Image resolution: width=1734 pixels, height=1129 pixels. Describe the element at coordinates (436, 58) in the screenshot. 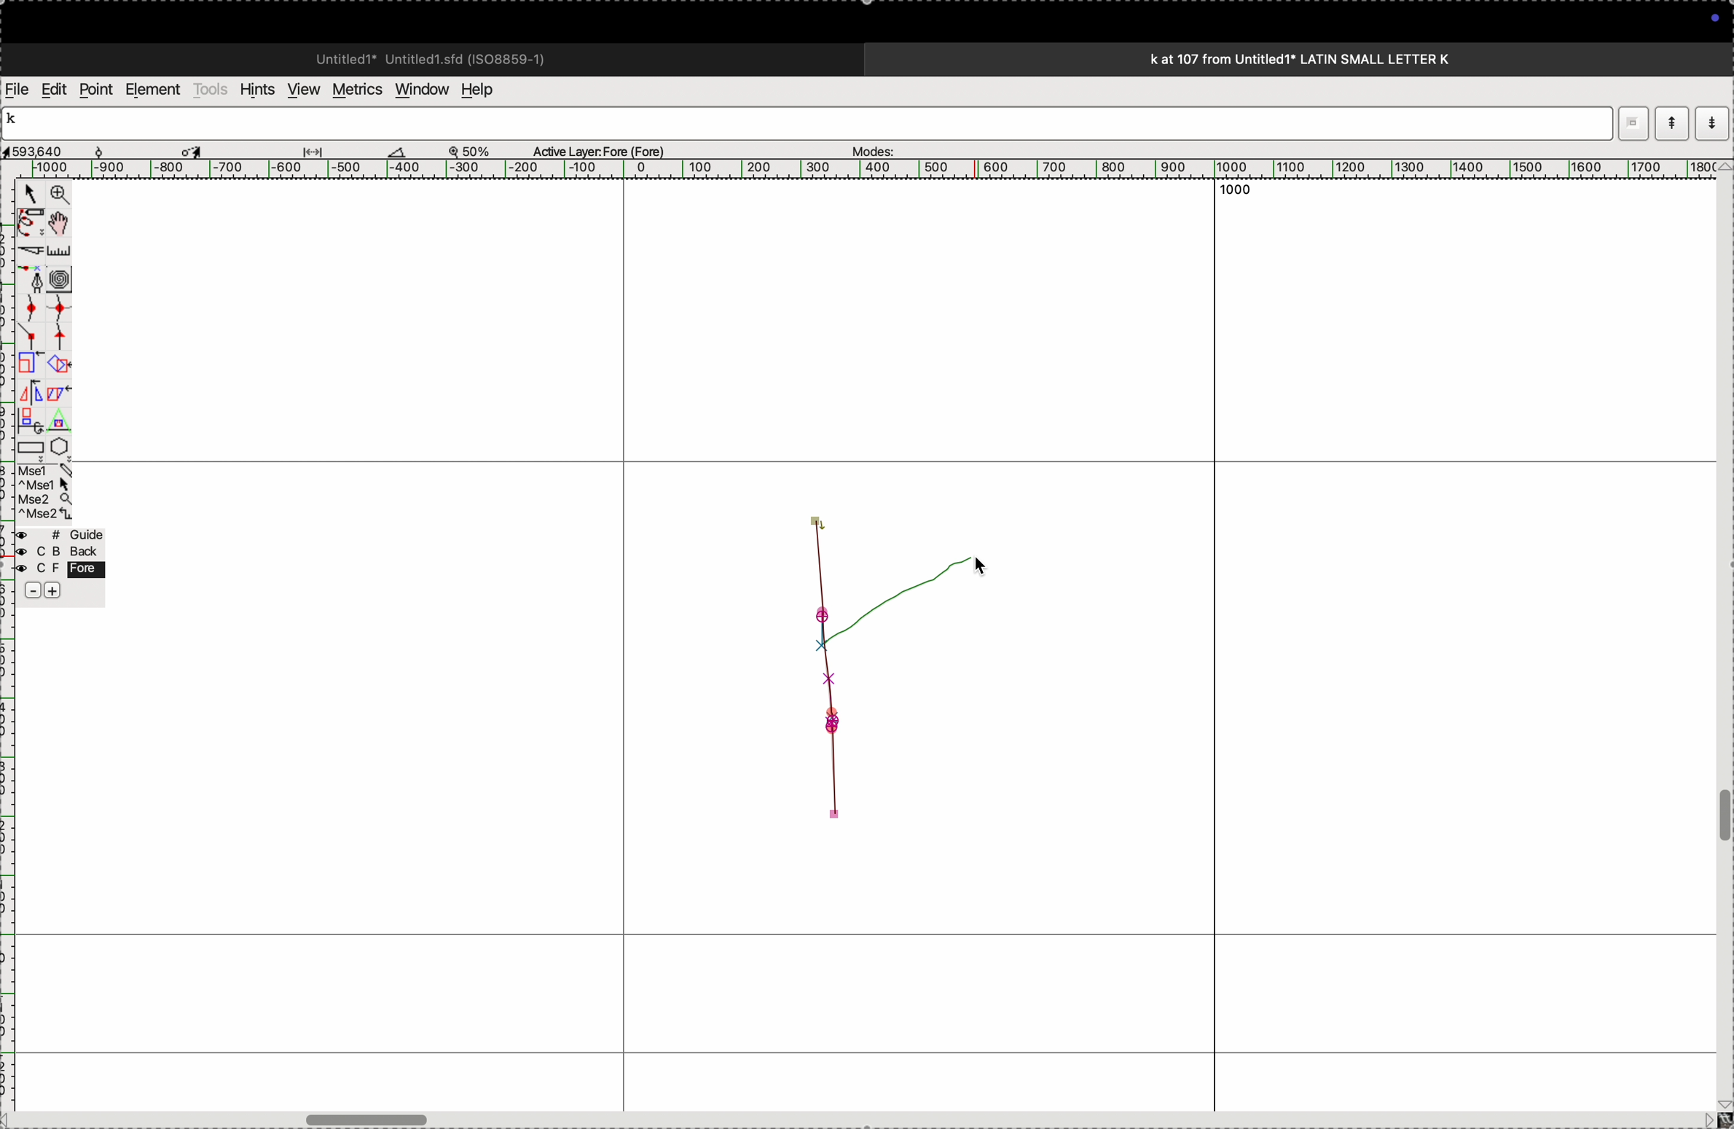

I see `untitled std` at that location.